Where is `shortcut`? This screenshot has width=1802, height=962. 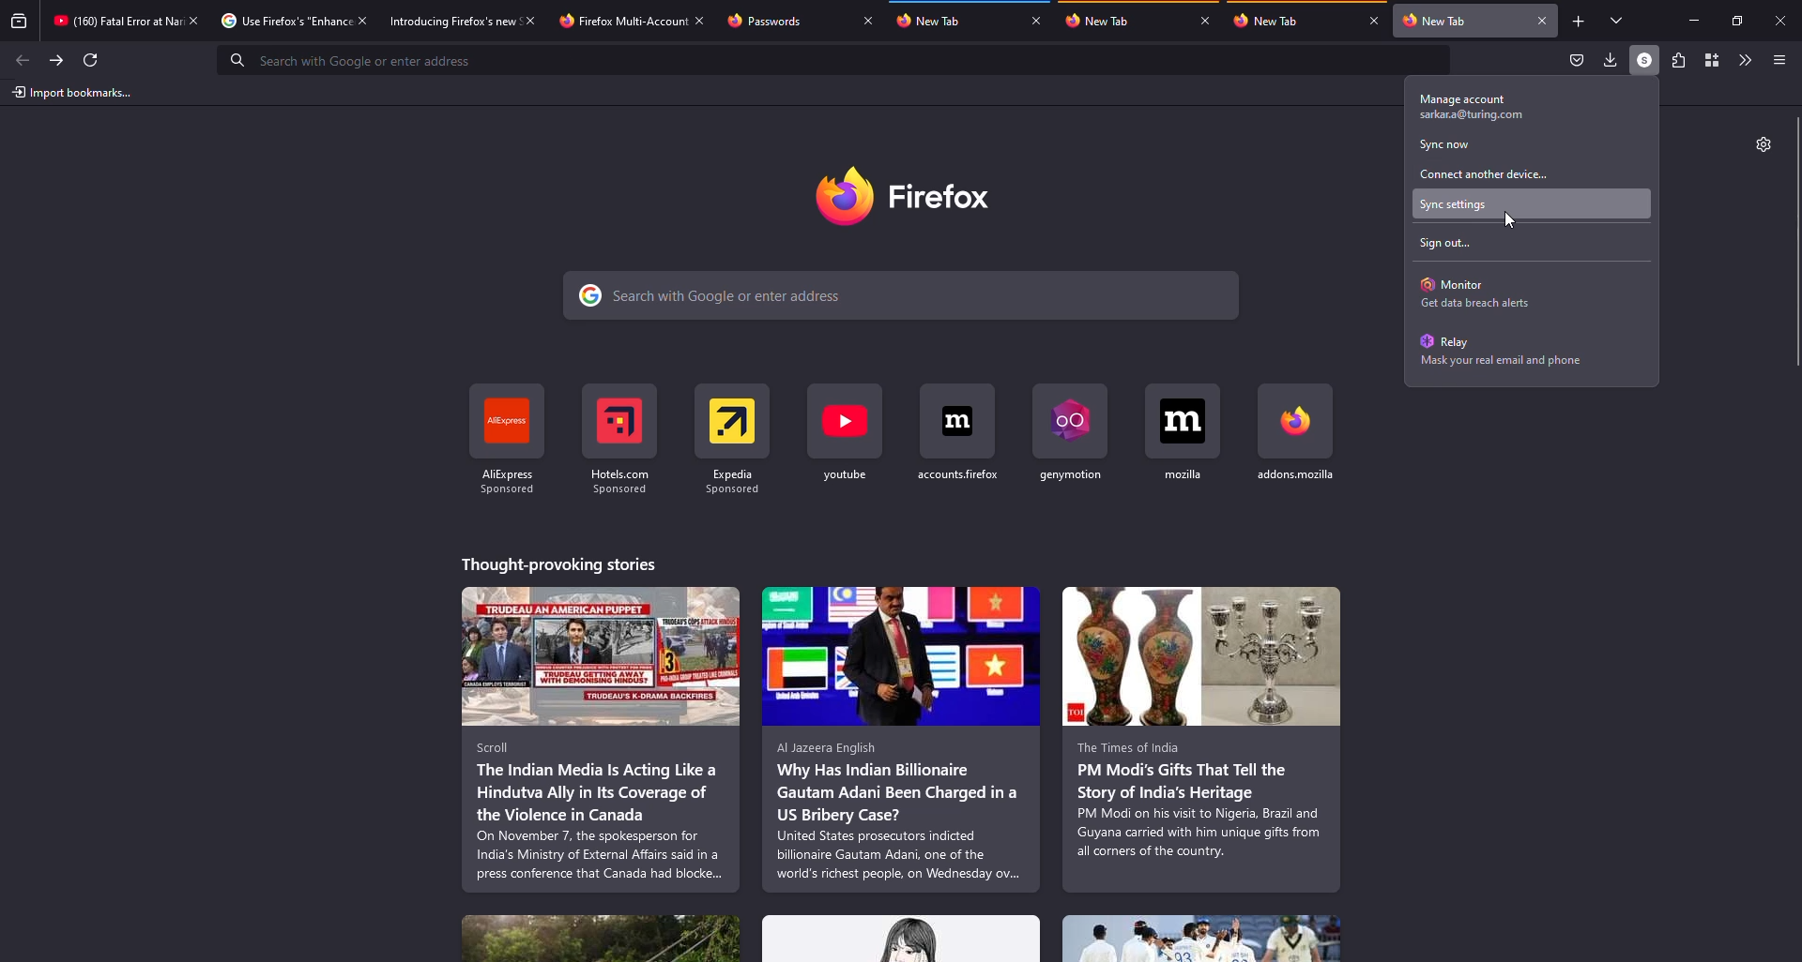 shortcut is located at coordinates (1298, 433).